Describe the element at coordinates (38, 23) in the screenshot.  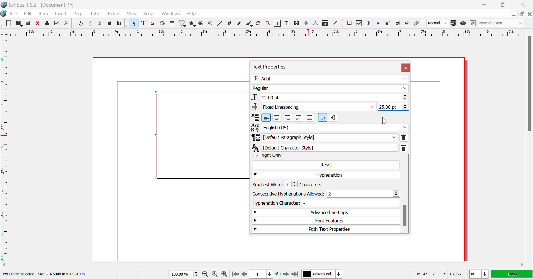
I see `Discard` at that location.